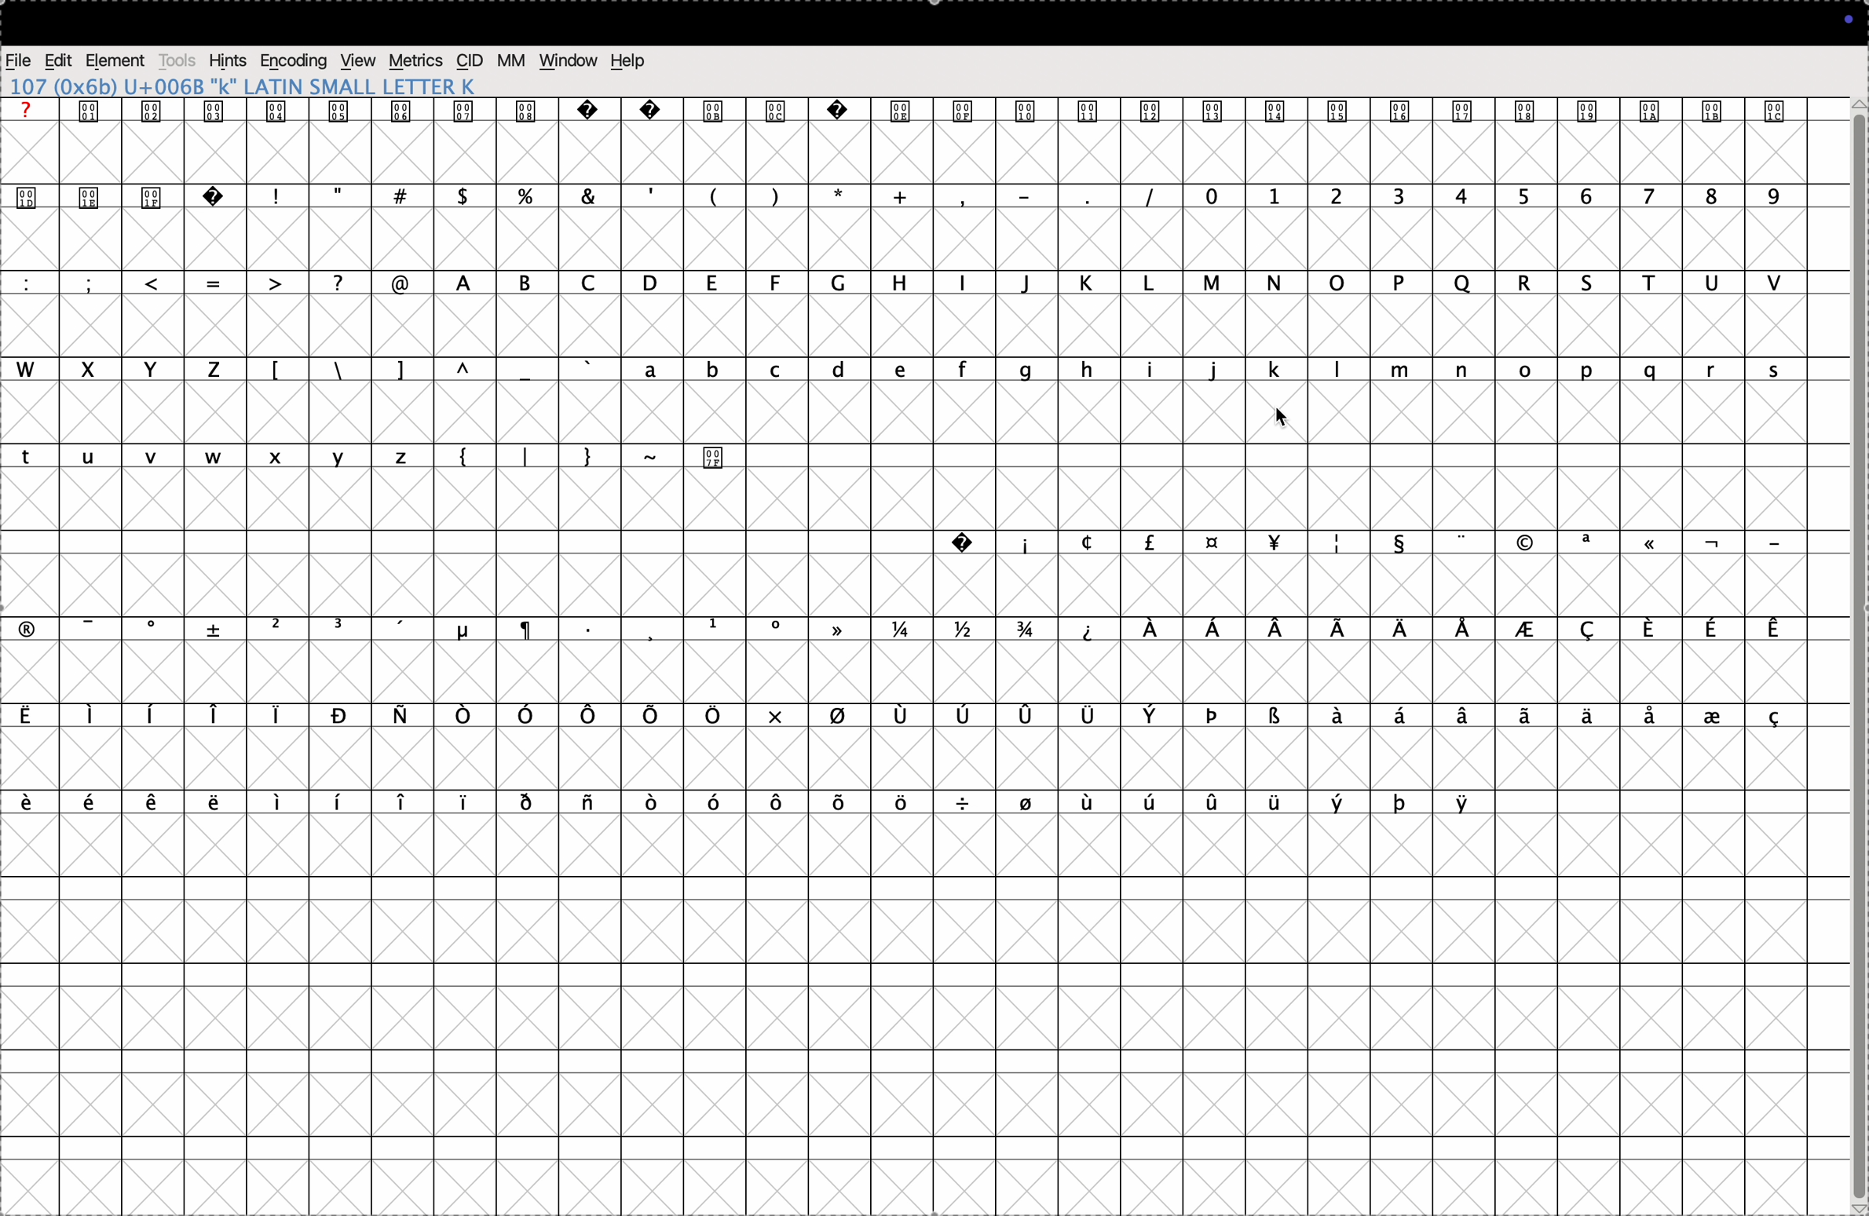 This screenshot has width=1869, height=1216. Describe the element at coordinates (1521, 197) in the screenshot. I see `` at that location.